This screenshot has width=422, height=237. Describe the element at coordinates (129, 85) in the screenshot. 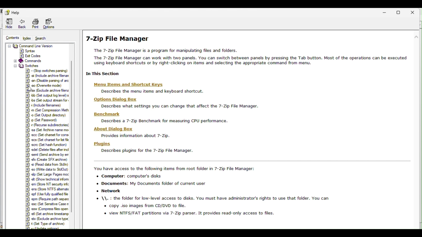

I see `| Menu ltems and Shortcut Keys` at that location.